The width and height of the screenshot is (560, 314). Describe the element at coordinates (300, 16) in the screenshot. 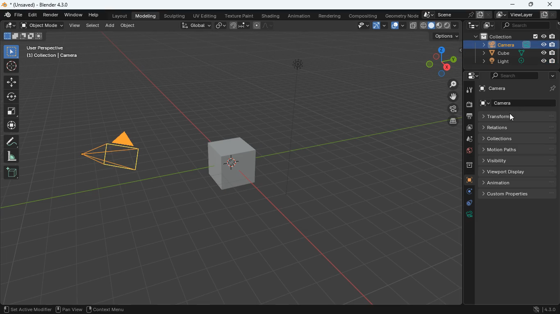

I see `animation` at that location.